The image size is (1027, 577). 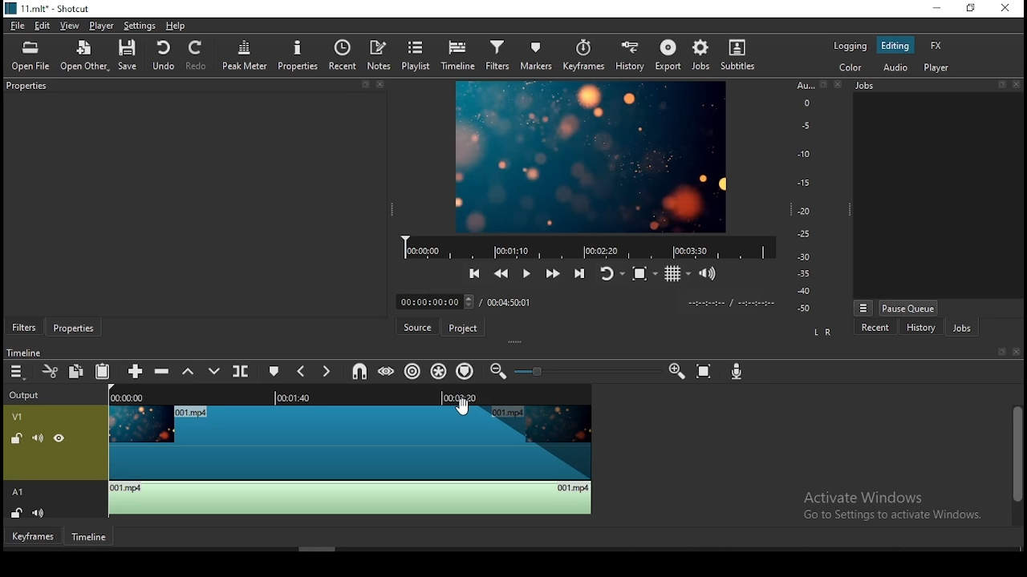 I want to click on subtitles, so click(x=739, y=59).